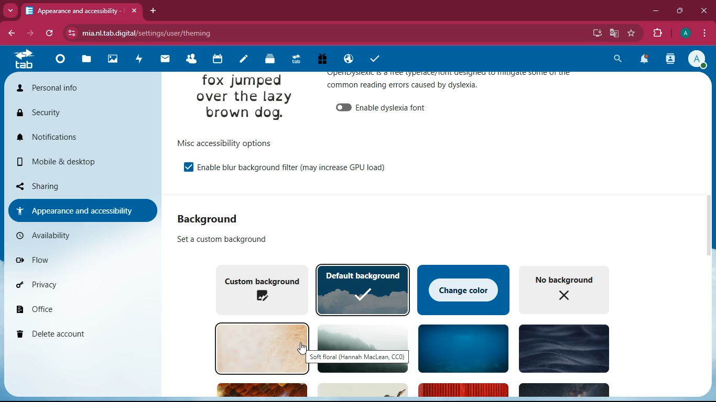 This screenshot has width=716, height=402. What do you see at coordinates (710, 217) in the screenshot?
I see `scroll bar` at bounding box center [710, 217].